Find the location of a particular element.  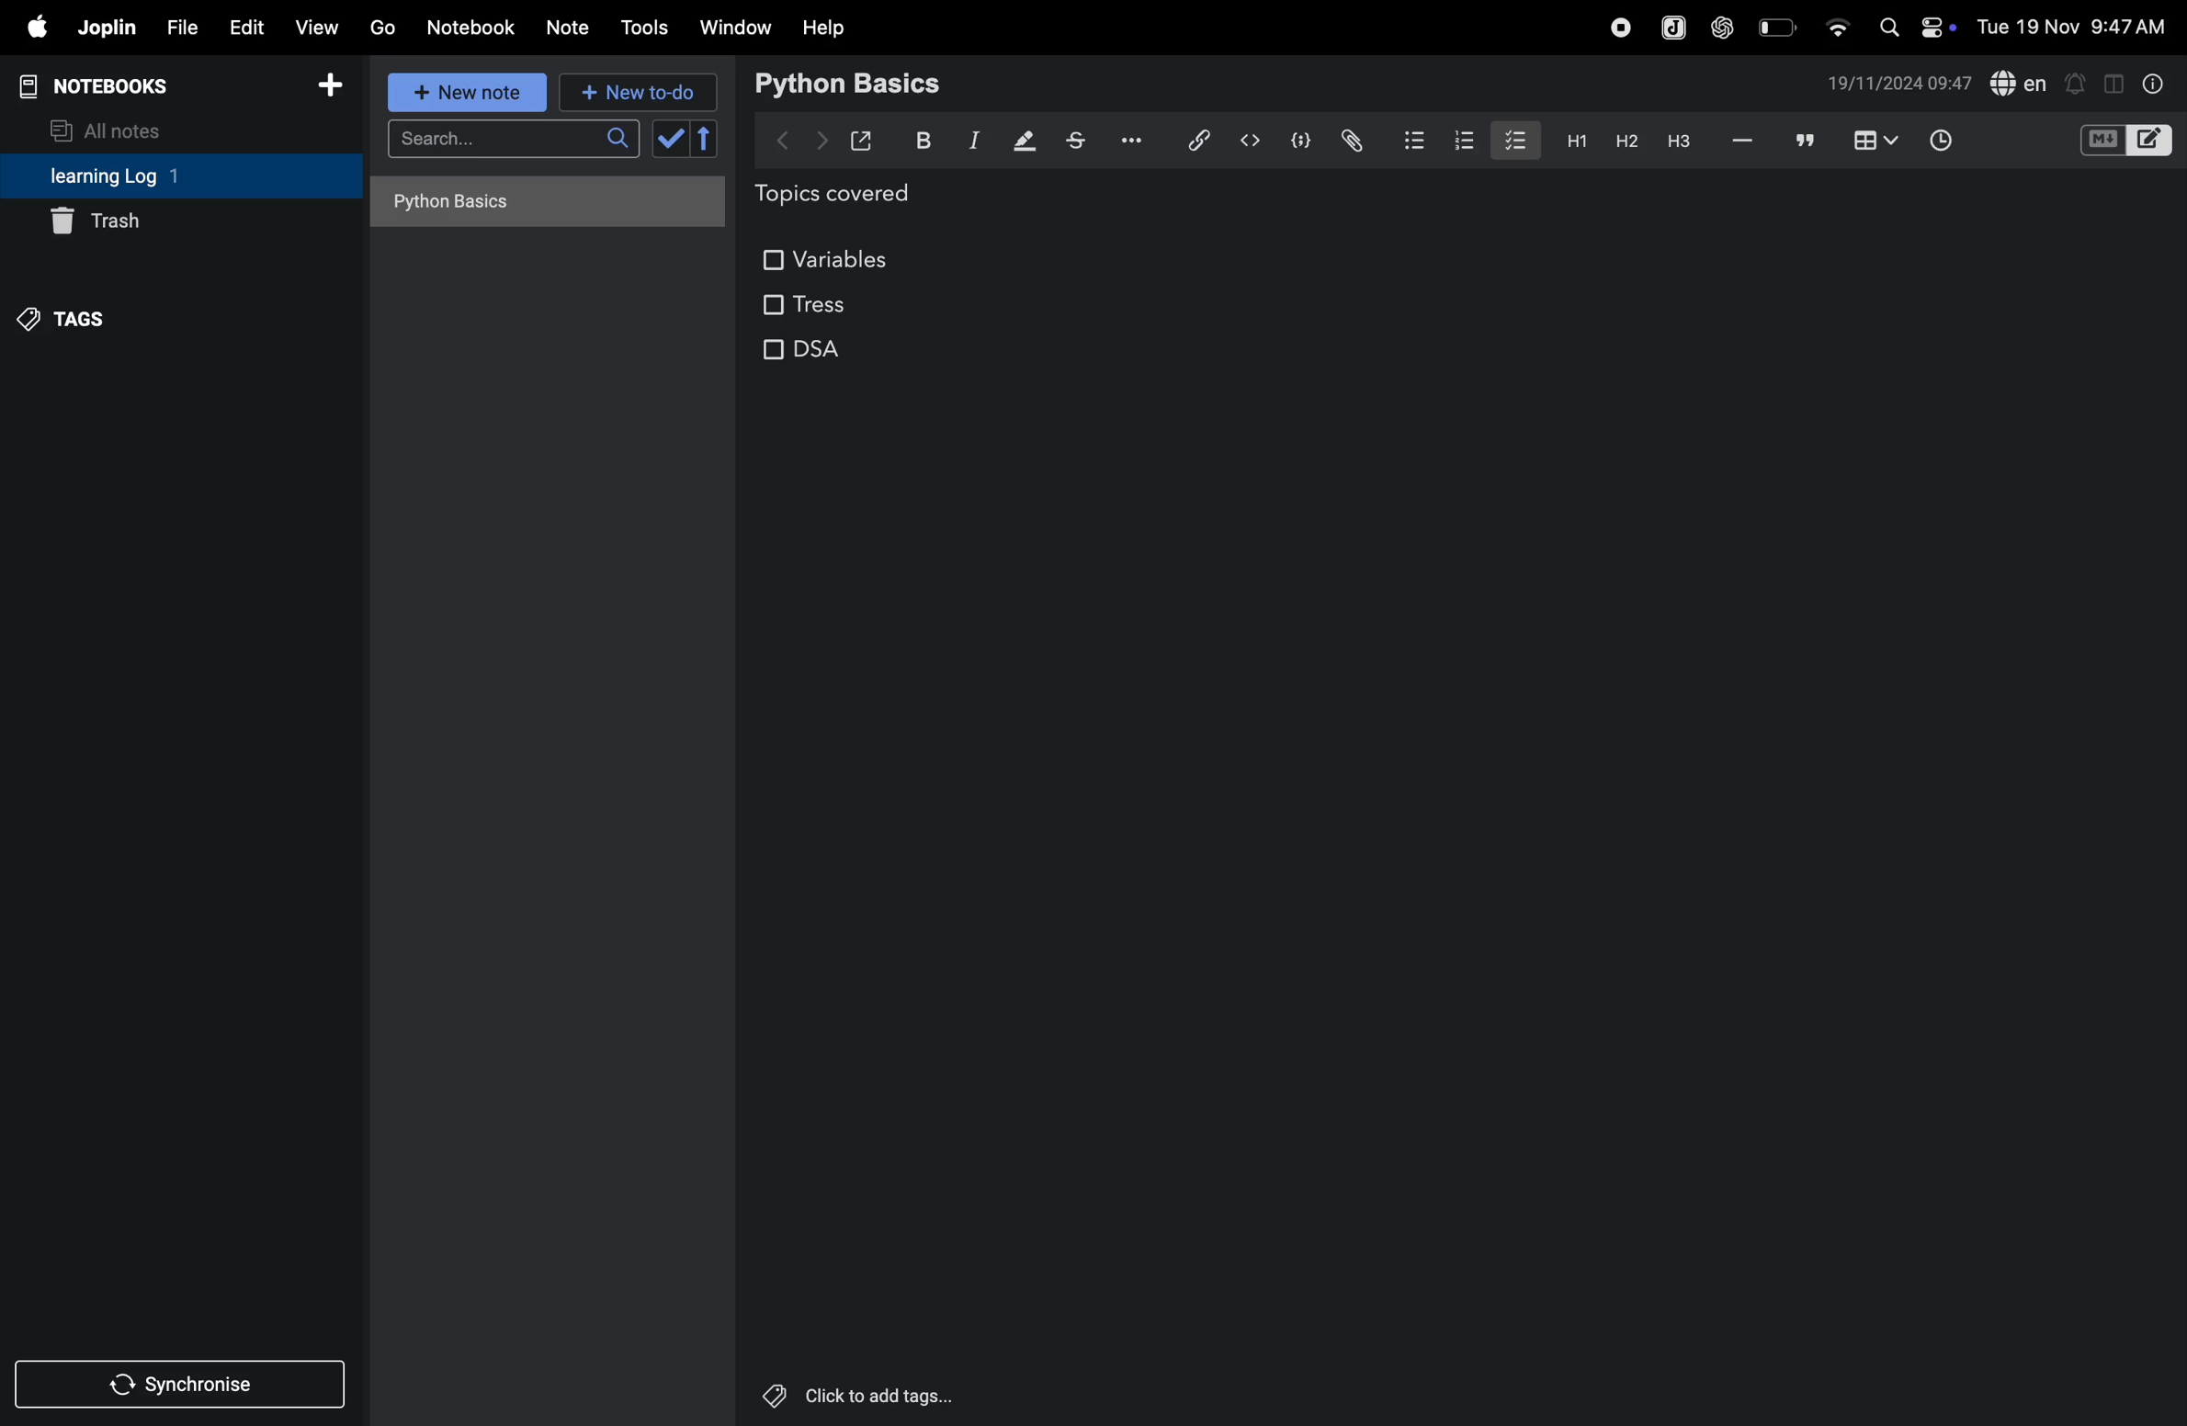

joplin is located at coordinates (105, 28).